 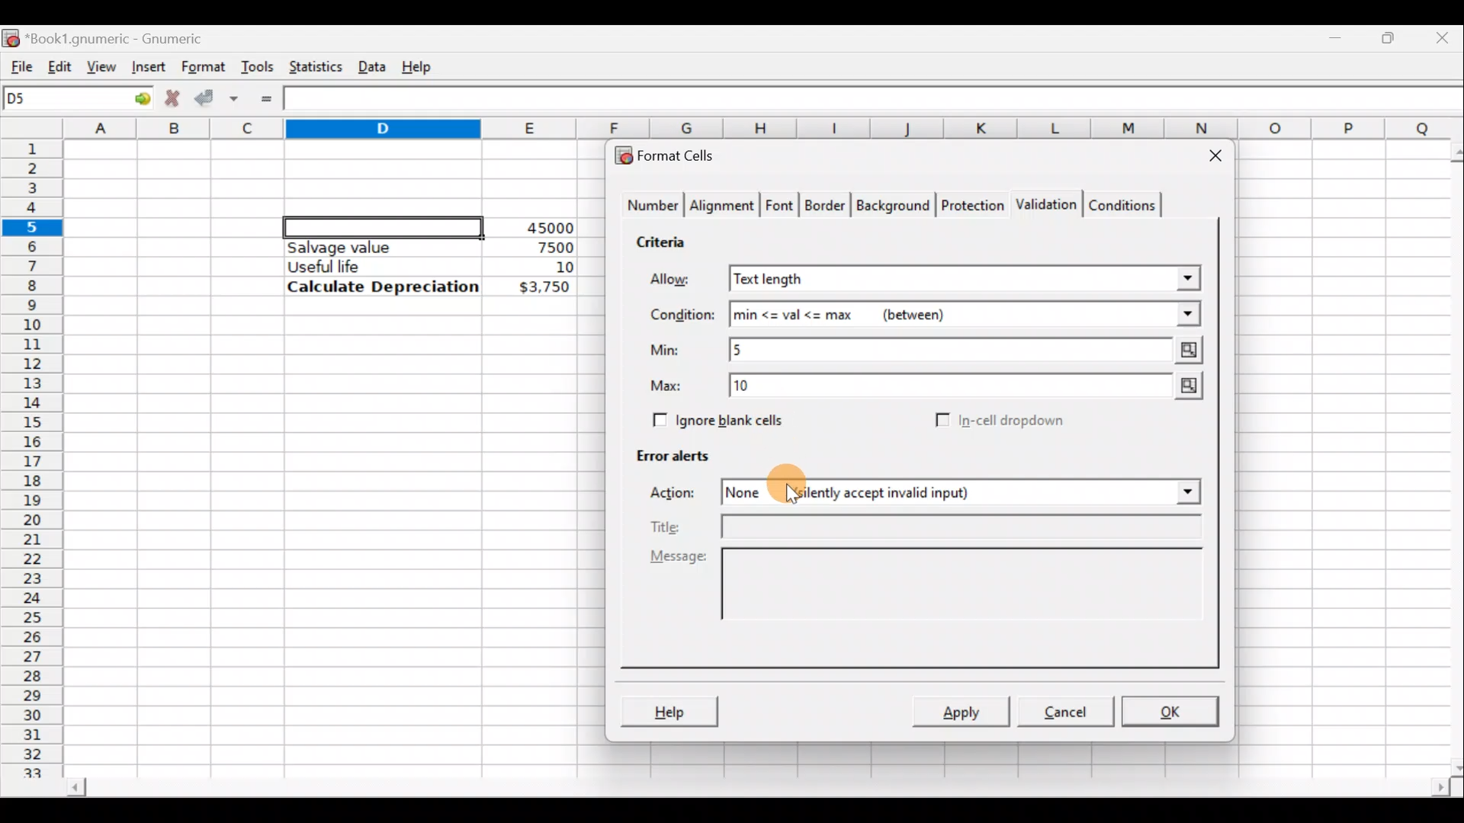 What do you see at coordinates (34, 450) in the screenshot?
I see `Rows` at bounding box center [34, 450].